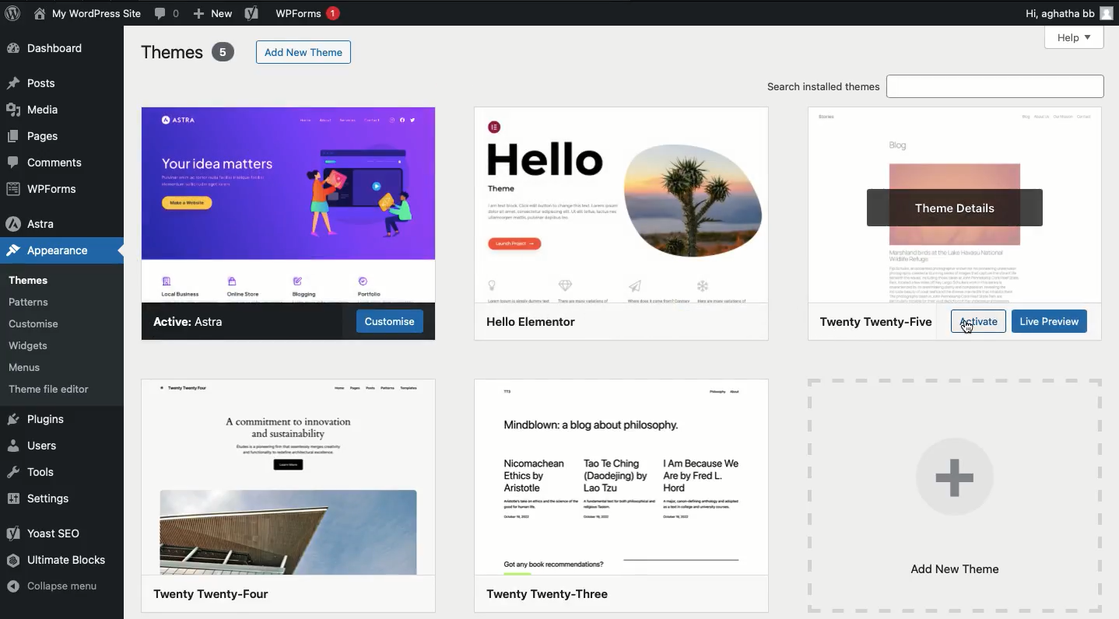 The width and height of the screenshot is (1119, 619). I want to click on Widgets, so click(29, 346).